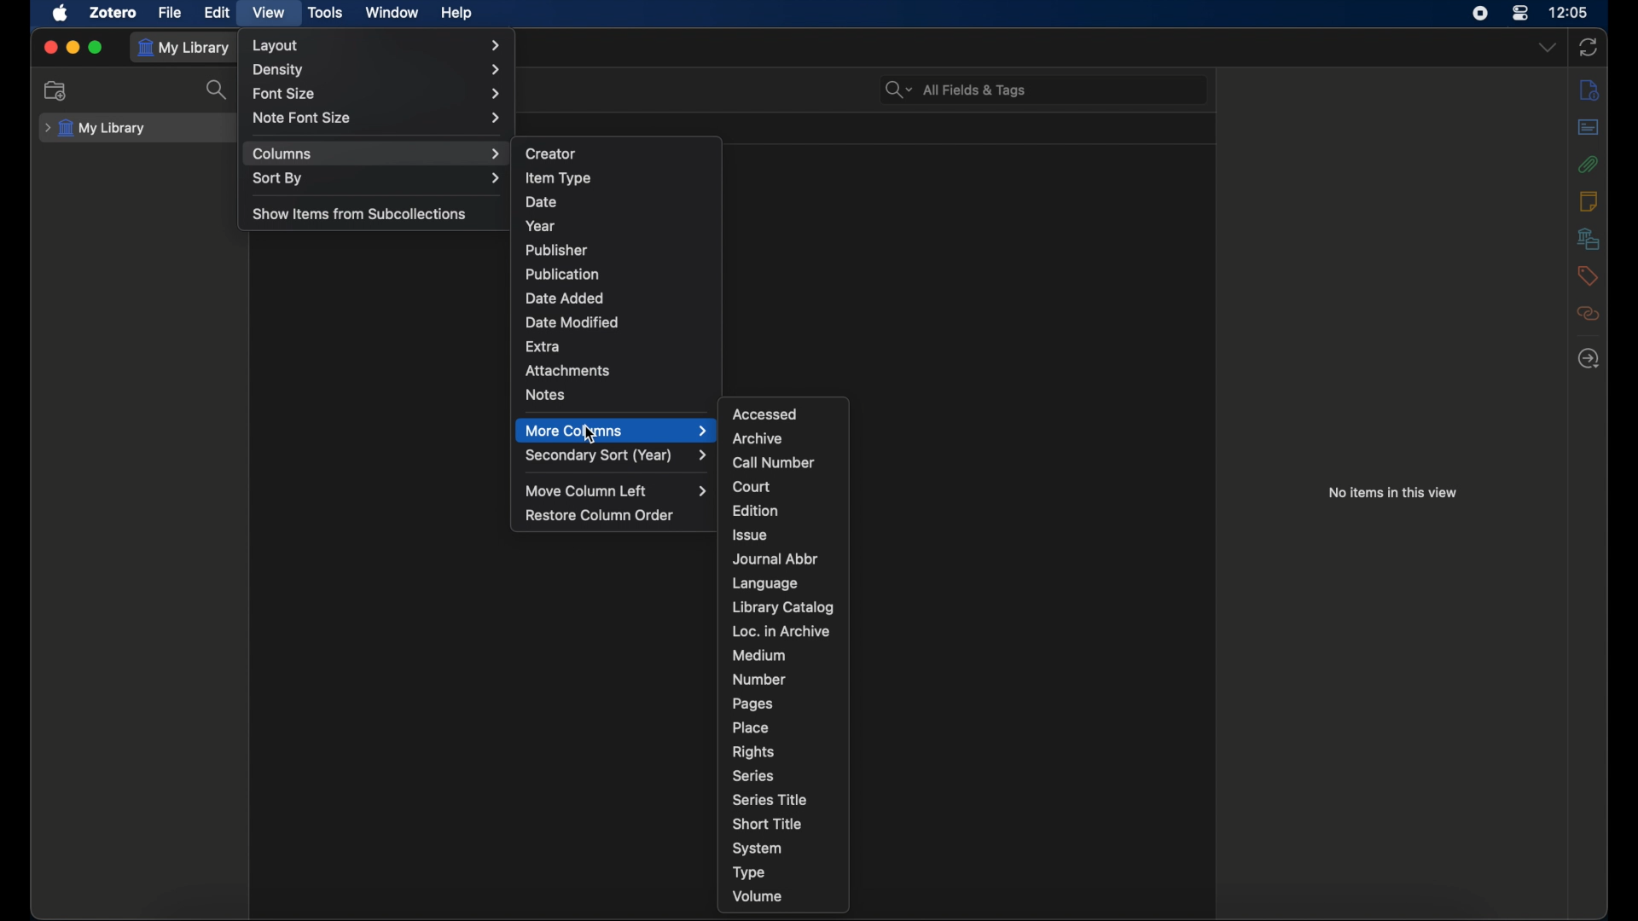 Image resolution: width=1638 pixels, height=921 pixels. Describe the element at coordinates (751, 487) in the screenshot. I see `court` at that location.